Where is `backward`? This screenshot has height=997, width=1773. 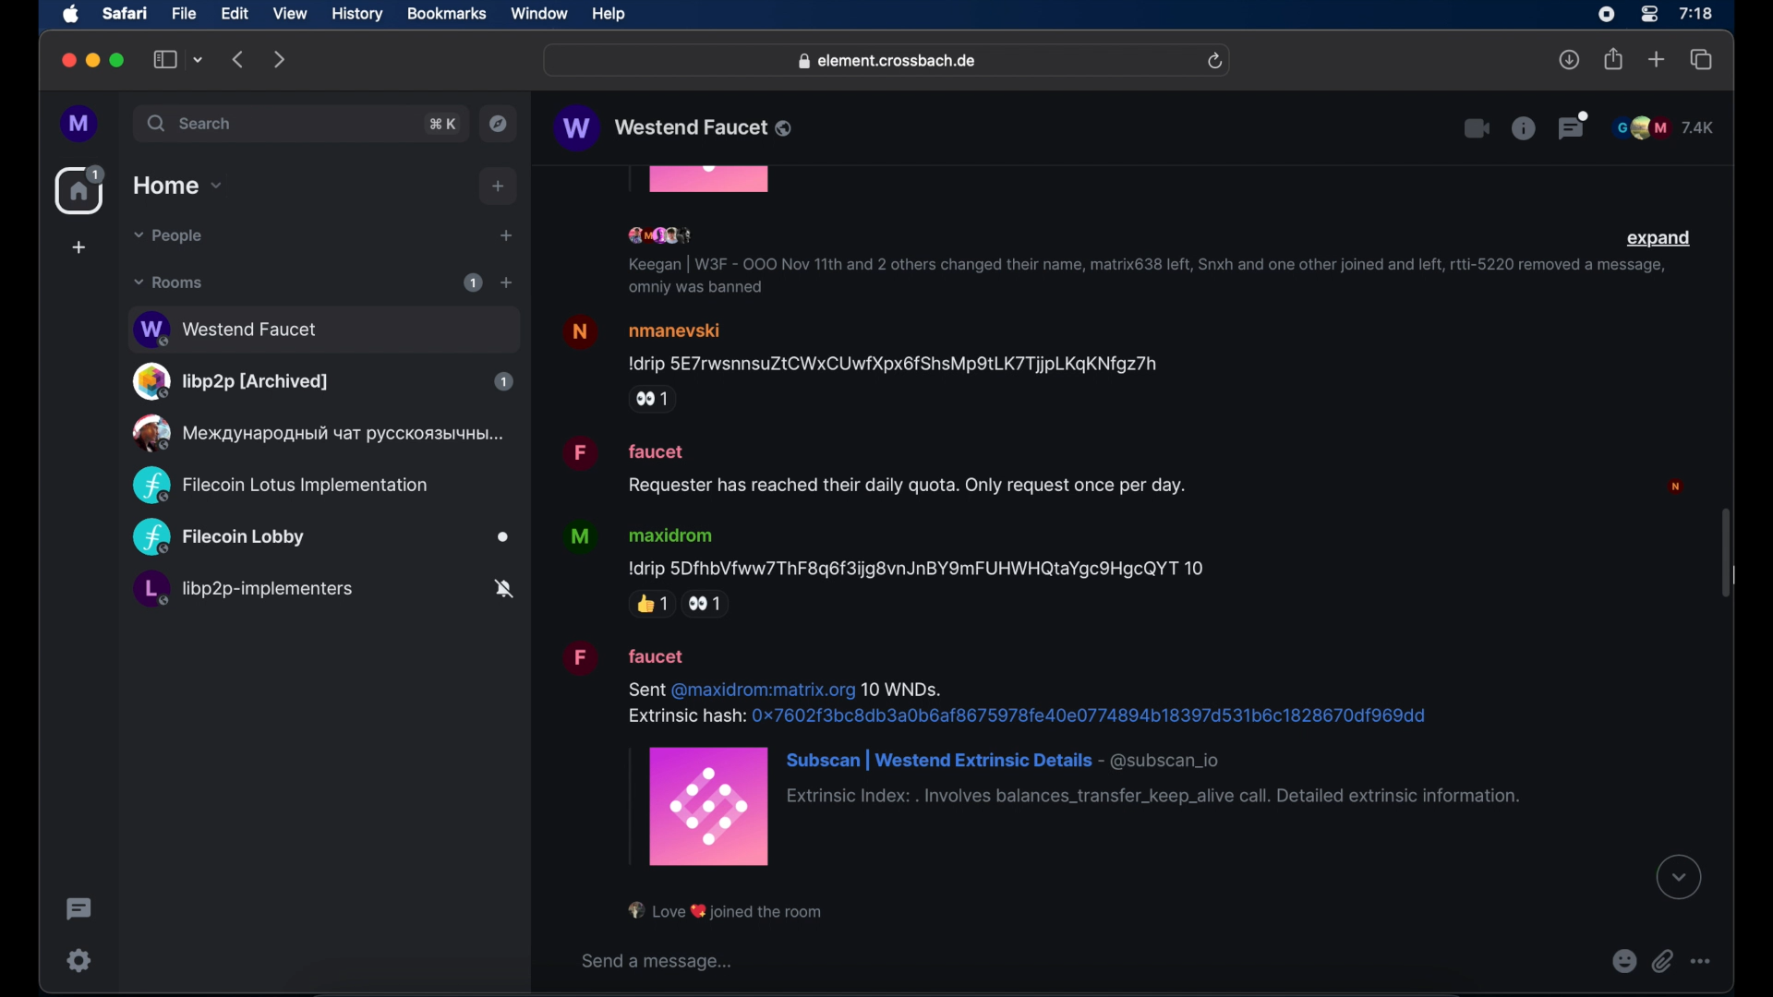
backward is located at coordinates (239, 59).